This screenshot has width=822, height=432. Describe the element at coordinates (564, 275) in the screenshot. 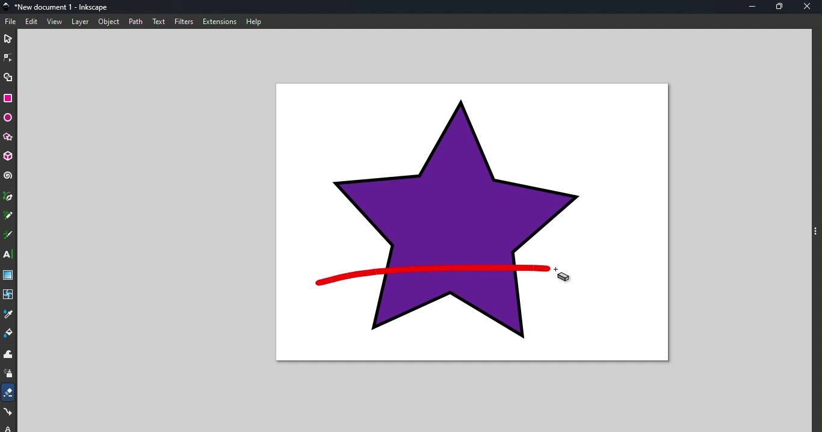

I see `cursor` at that location.